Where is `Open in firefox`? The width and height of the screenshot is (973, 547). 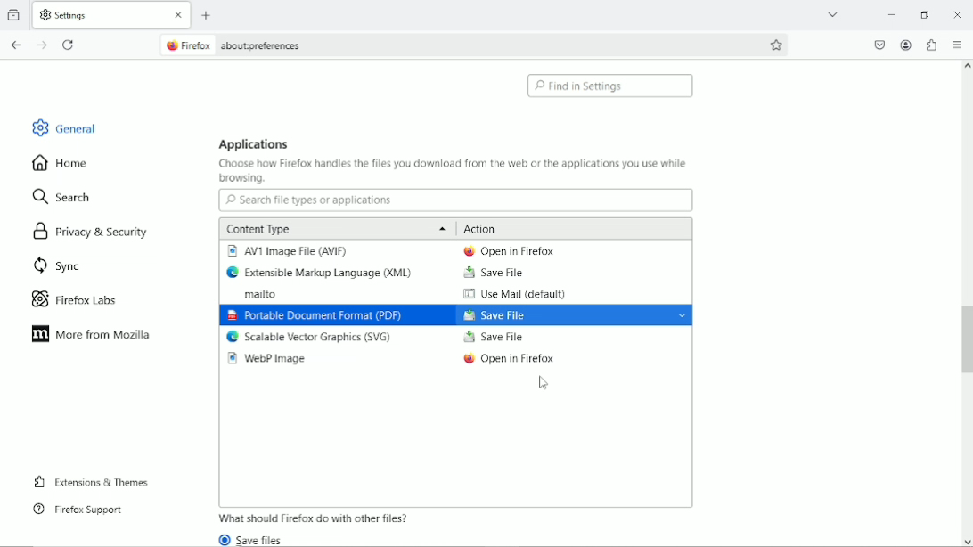
Open in firefox is located at coordinates (508, 250).